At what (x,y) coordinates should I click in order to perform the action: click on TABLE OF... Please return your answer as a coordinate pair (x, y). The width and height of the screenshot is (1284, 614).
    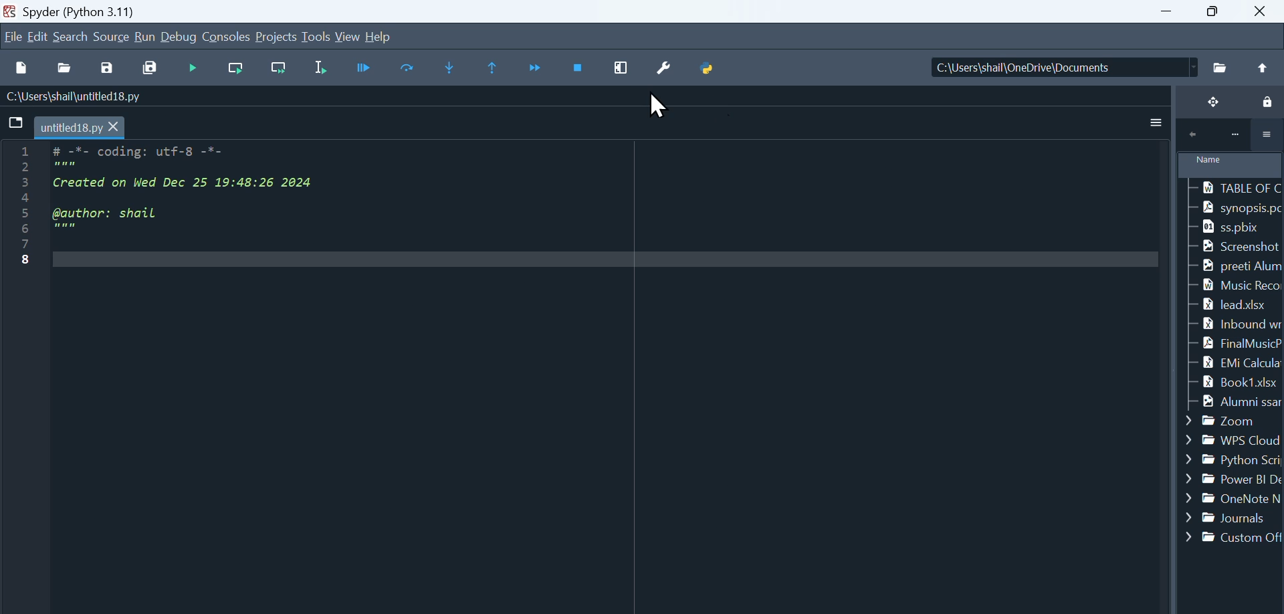
    Looking at the image, I should click on (1236, 188).